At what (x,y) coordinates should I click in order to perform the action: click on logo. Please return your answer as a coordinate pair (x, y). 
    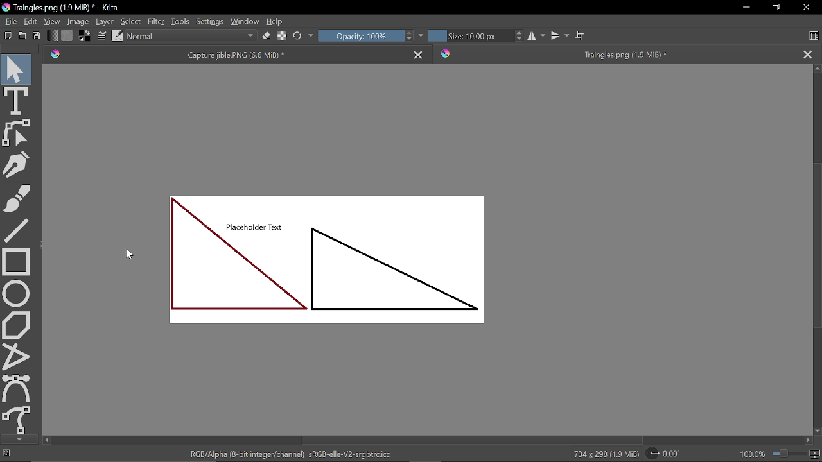
    Looking at the image, I should click on (5, 8).